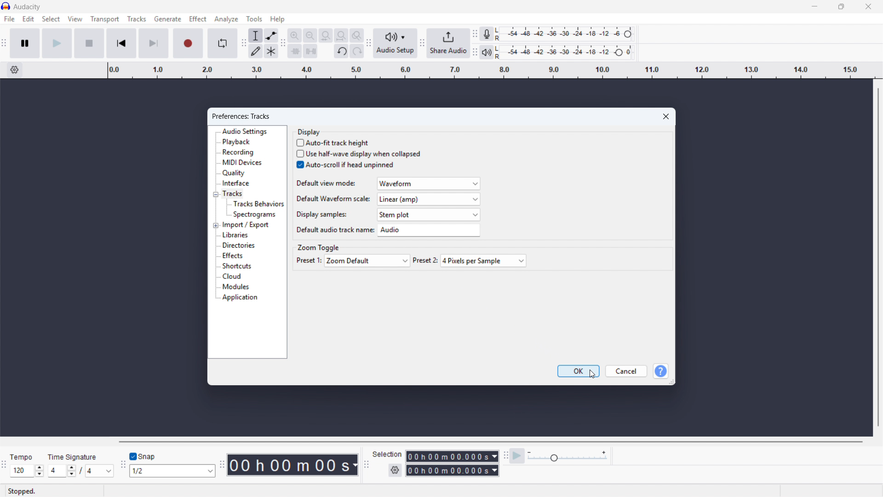 This screenshot has height=497, width=883. I want to click on display, so click(309, 132).